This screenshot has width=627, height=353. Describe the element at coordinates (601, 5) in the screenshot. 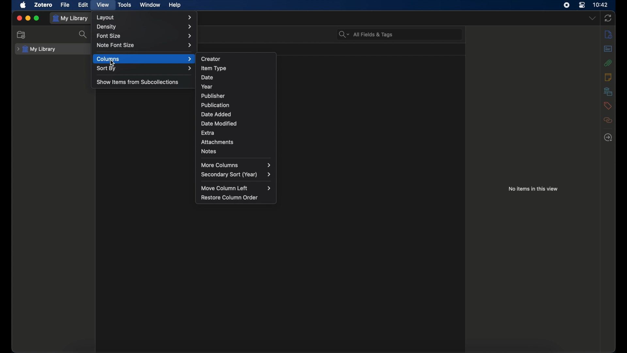

I see `time` at that location.